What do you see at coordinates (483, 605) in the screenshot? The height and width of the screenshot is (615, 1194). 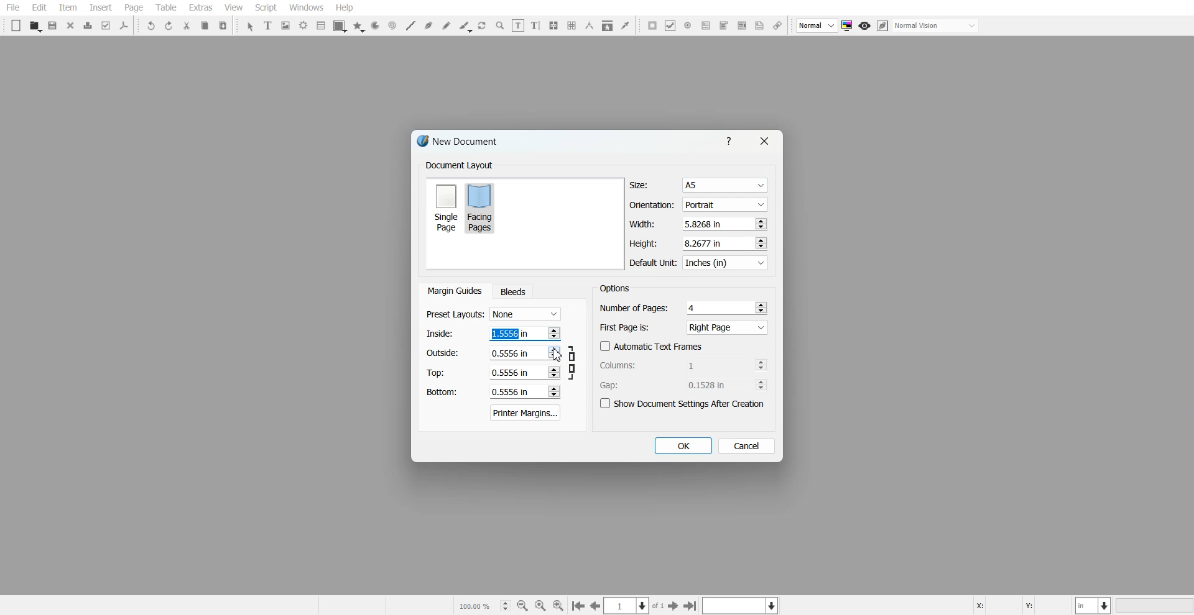 I see `Select current zoom` at bounding box center [483, 605].